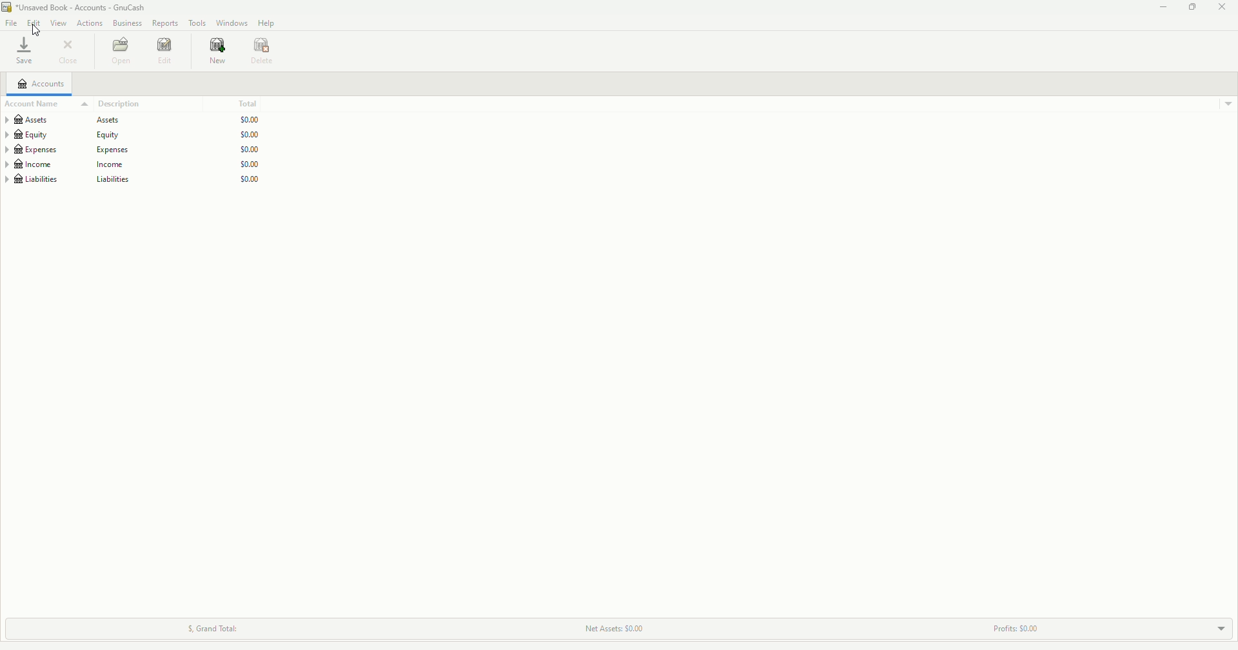 The height and width of the screenshot is (650, 1238). I want to click on logo, so click(8, 7).